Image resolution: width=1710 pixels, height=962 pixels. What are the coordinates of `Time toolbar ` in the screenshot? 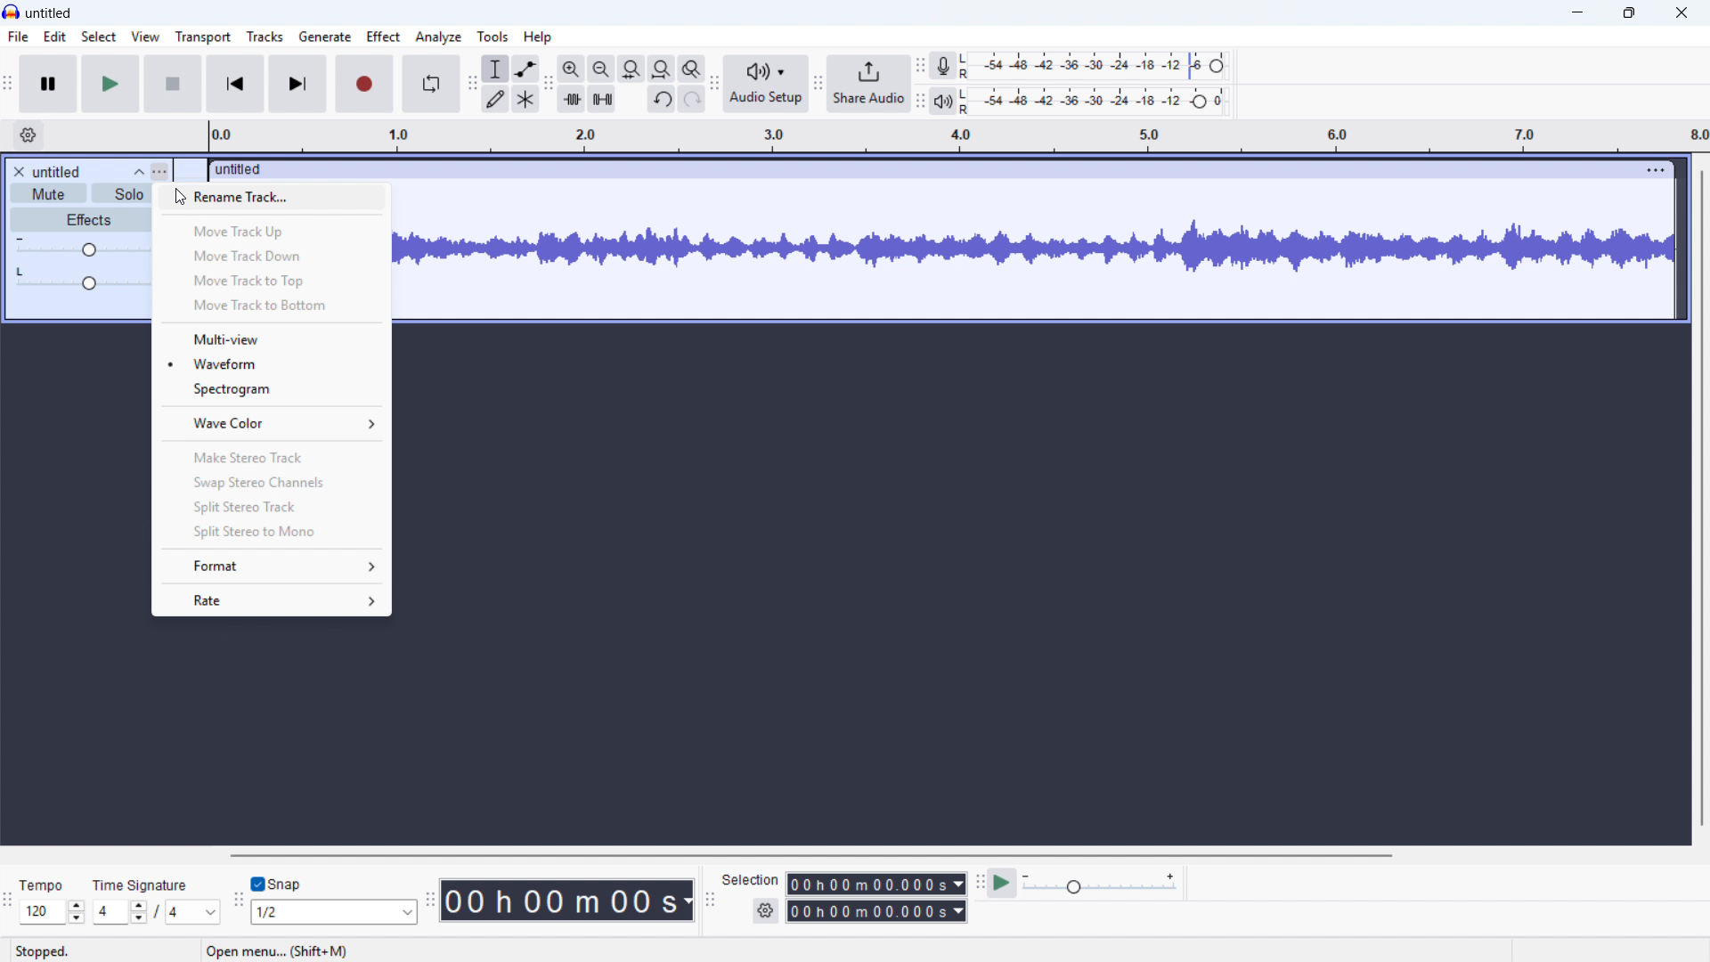 It's located at (429, 902).